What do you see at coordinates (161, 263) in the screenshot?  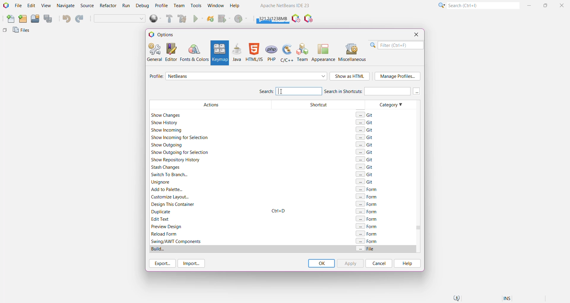 I see `Export` at bounding box center [161, 263].